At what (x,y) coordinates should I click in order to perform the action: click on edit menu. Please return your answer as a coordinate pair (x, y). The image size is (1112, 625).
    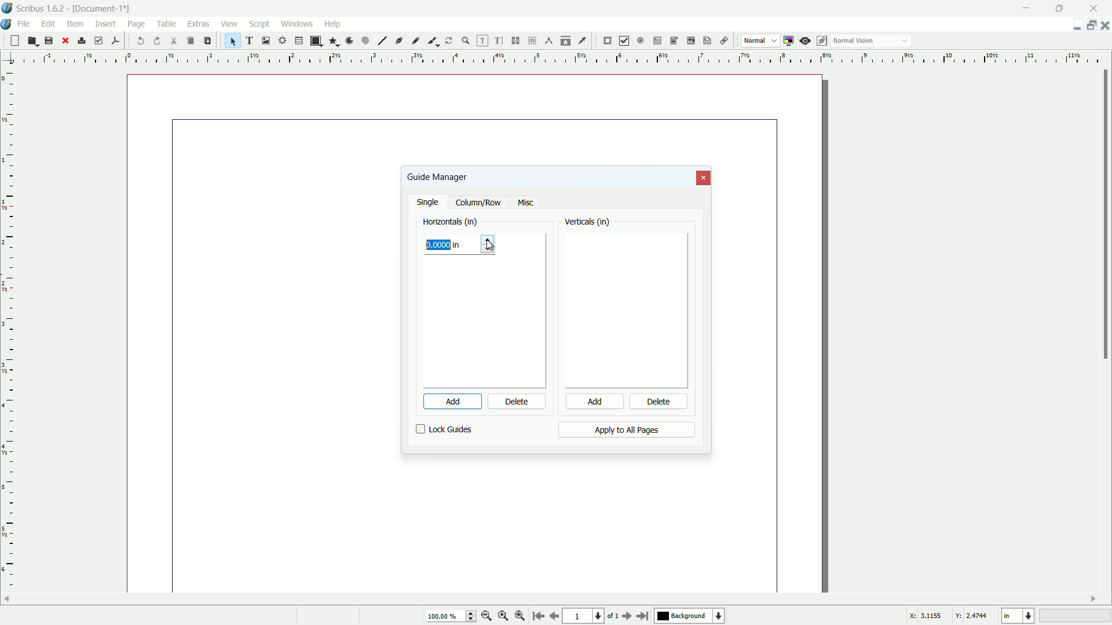
    Looking at the image, I should click on (50, 23).